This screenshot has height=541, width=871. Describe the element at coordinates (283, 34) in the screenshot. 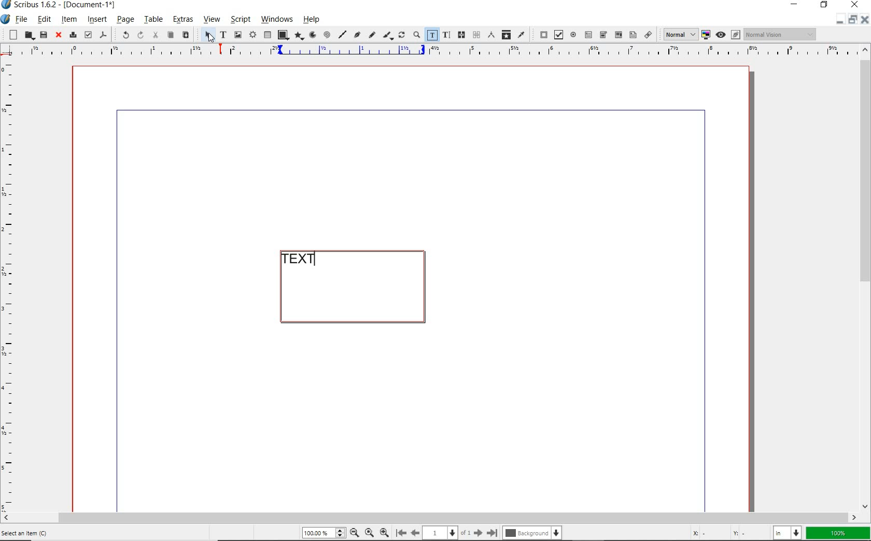

I see `shape` at that location.